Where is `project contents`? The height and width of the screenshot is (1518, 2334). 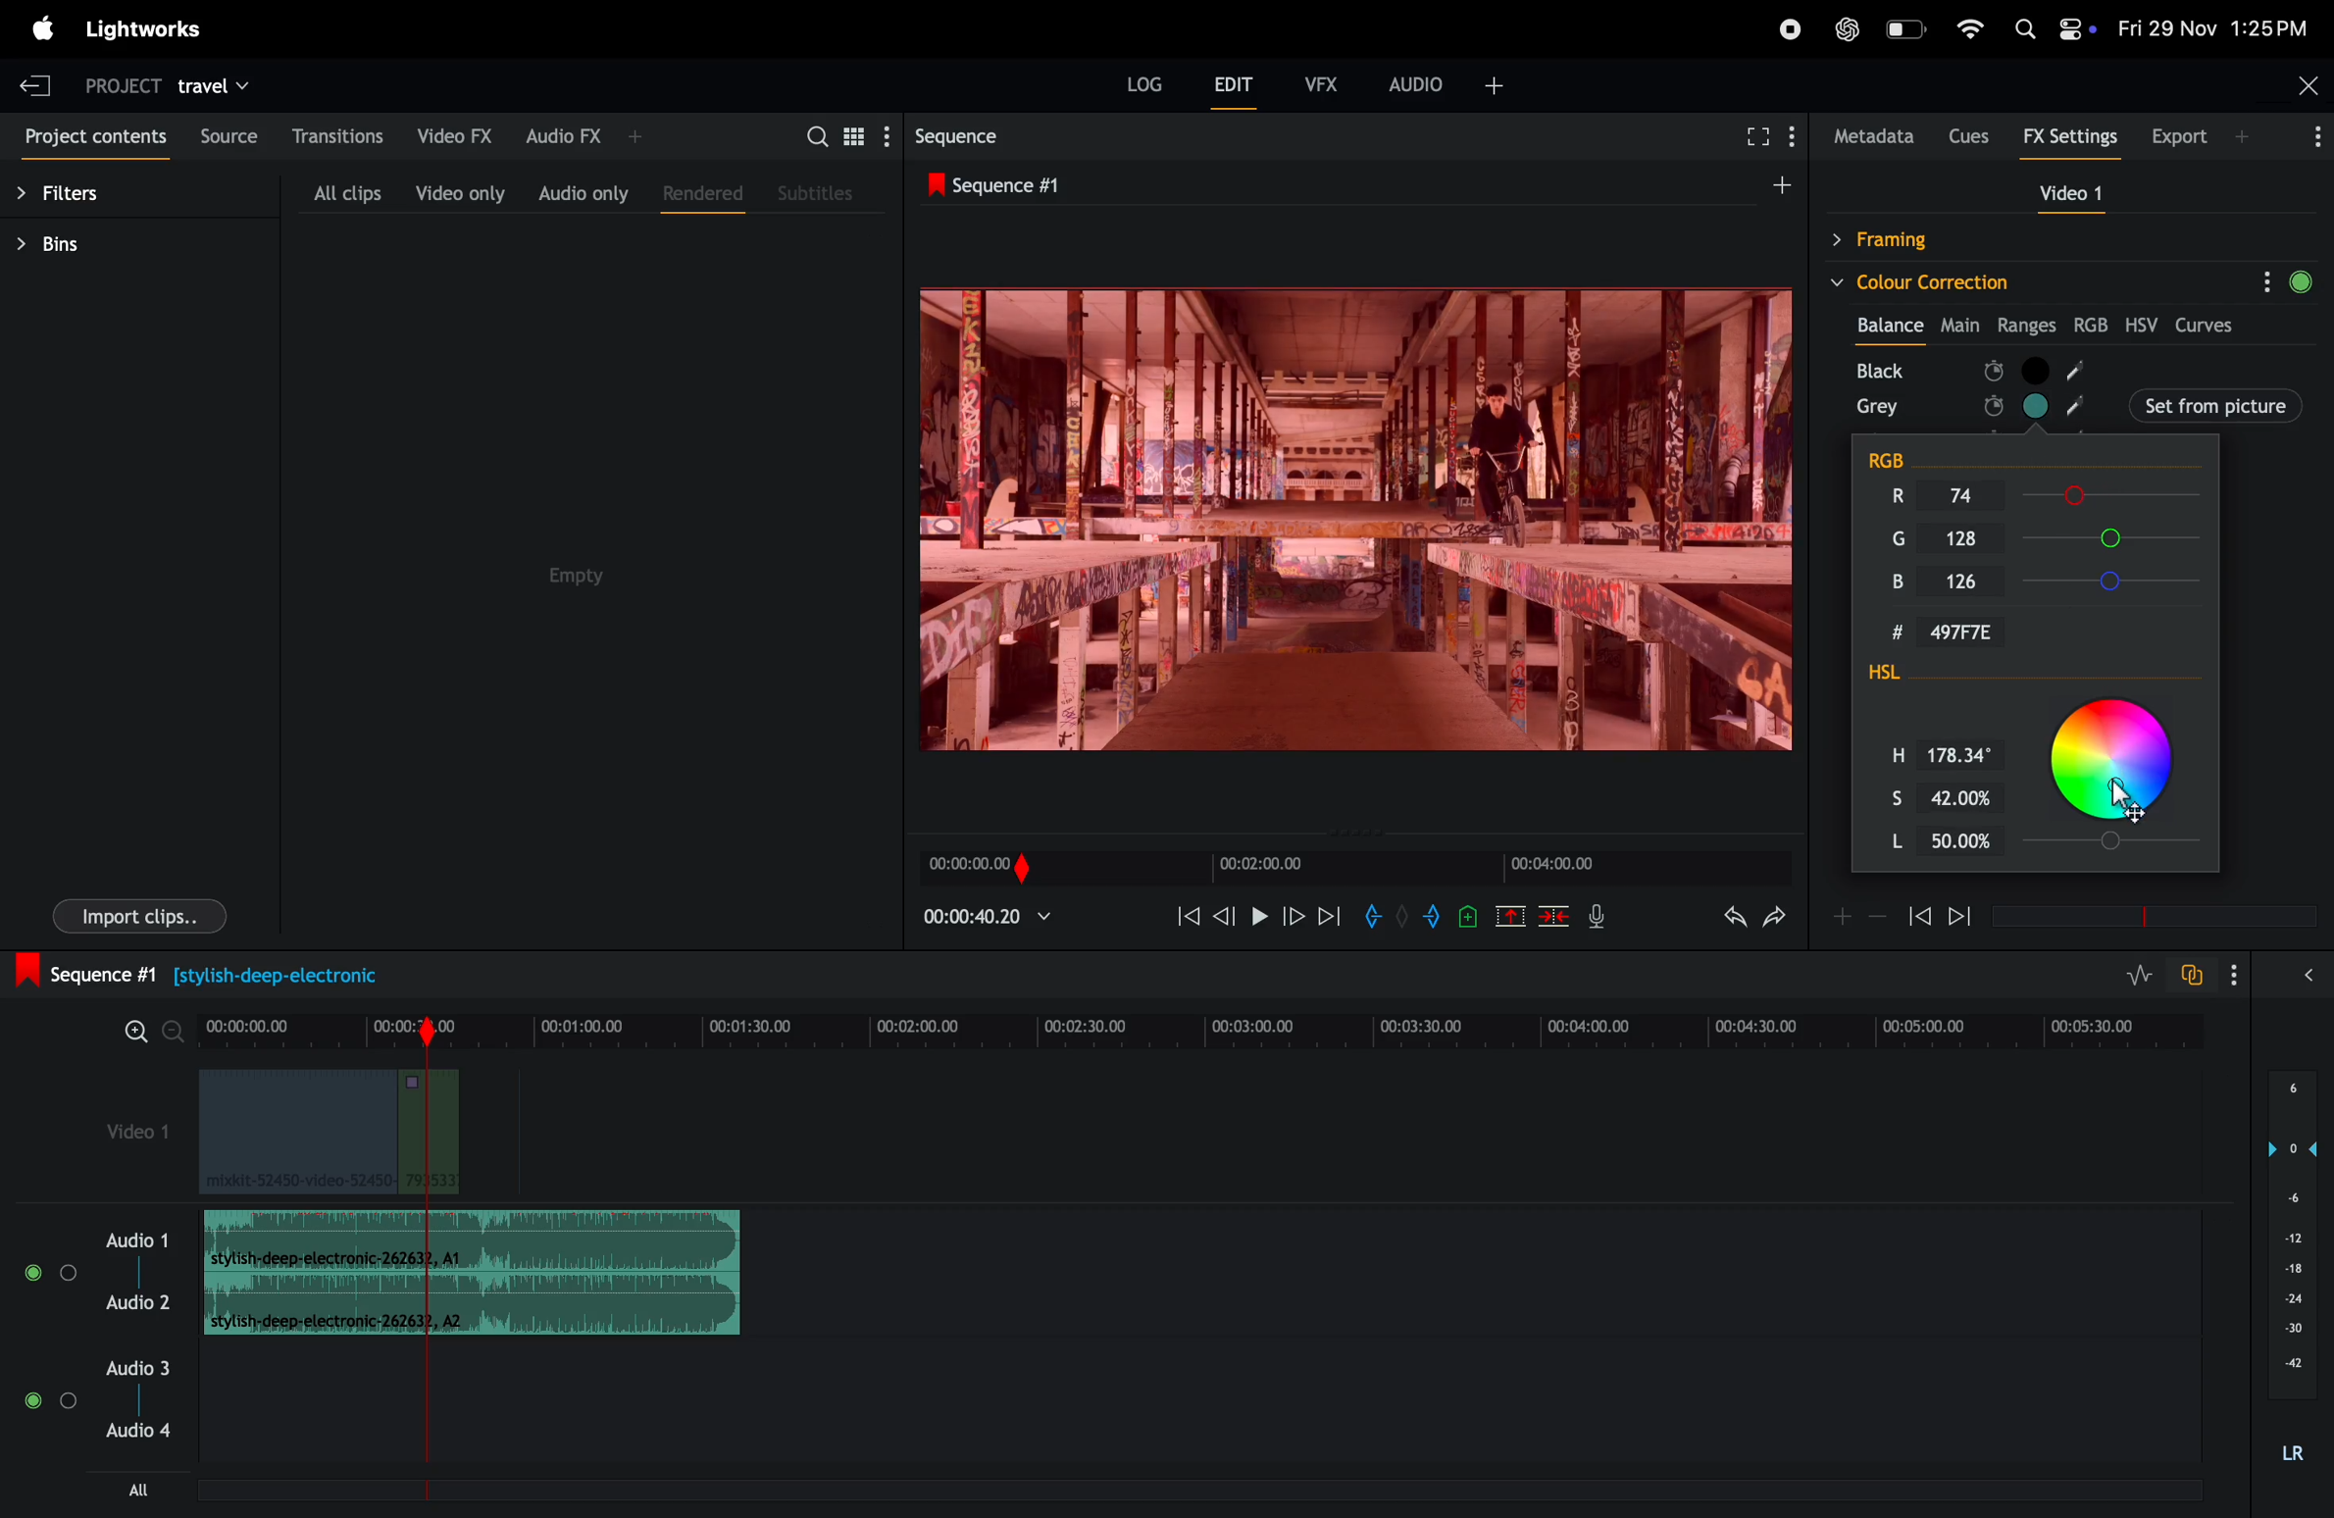
project contents is located at coordinates (94, 139).